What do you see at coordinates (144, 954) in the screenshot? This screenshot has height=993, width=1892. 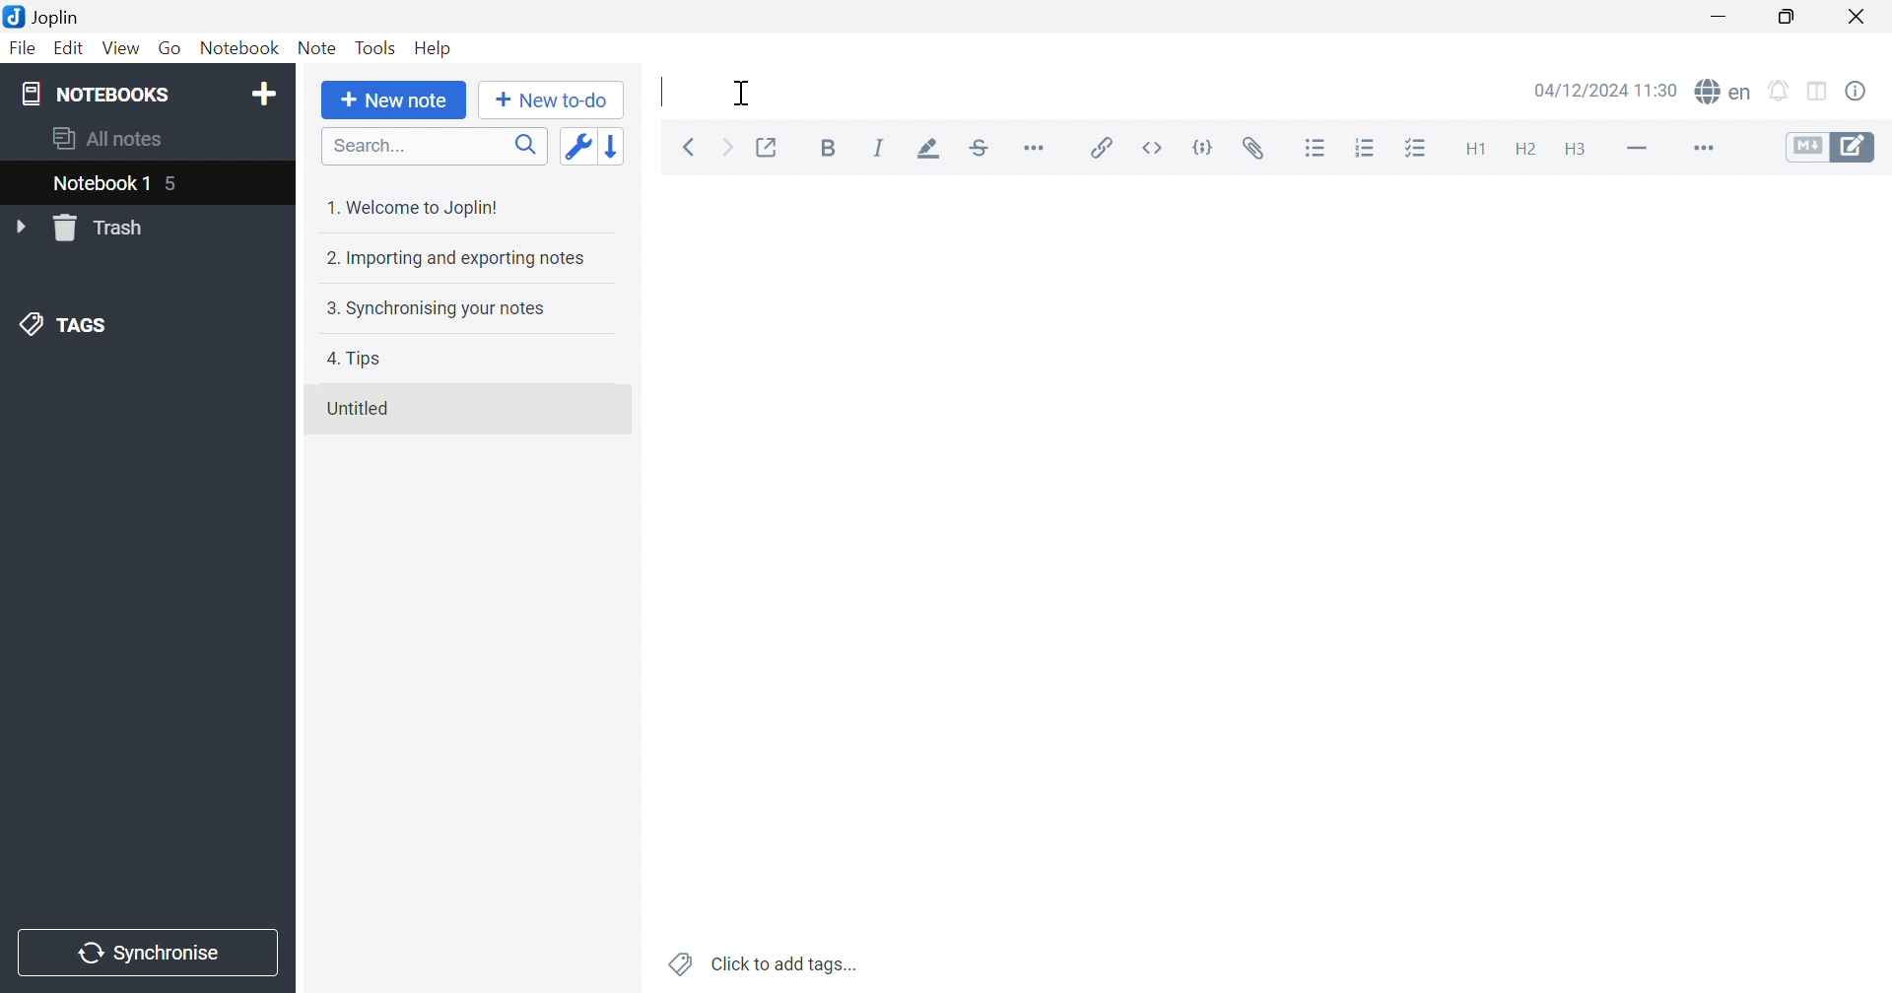 I see `Synchronise` at bounding box center [144, 954].